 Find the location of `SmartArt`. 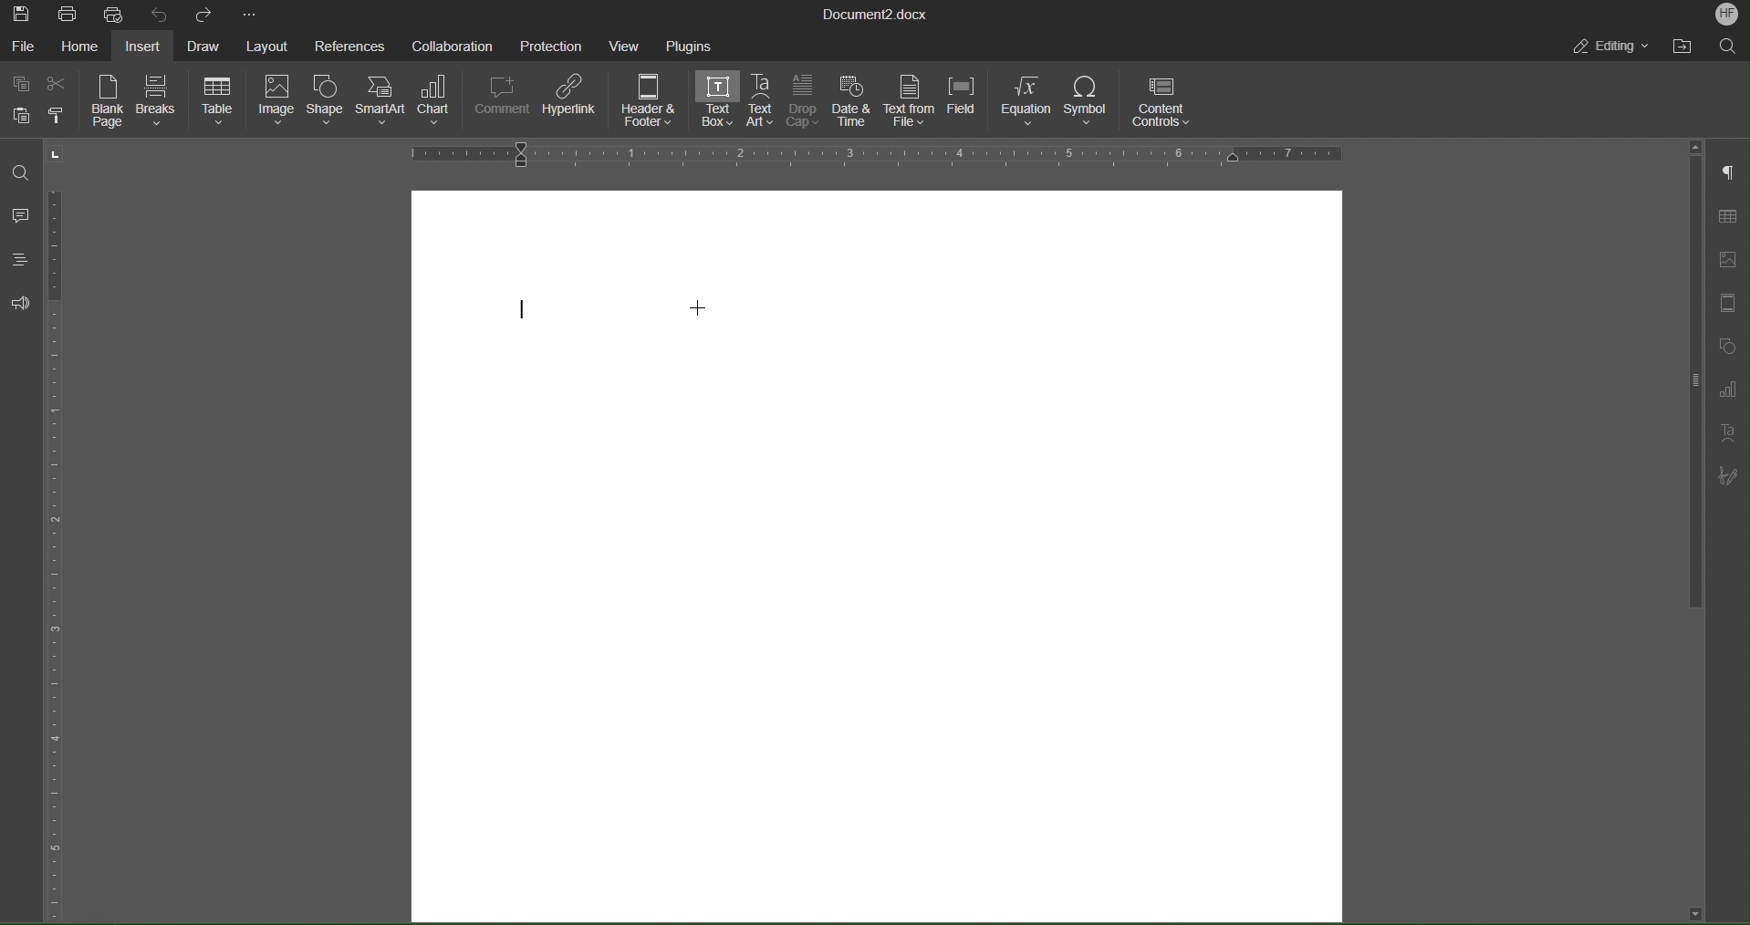

SmartArt is located at coordinates (383, 105).